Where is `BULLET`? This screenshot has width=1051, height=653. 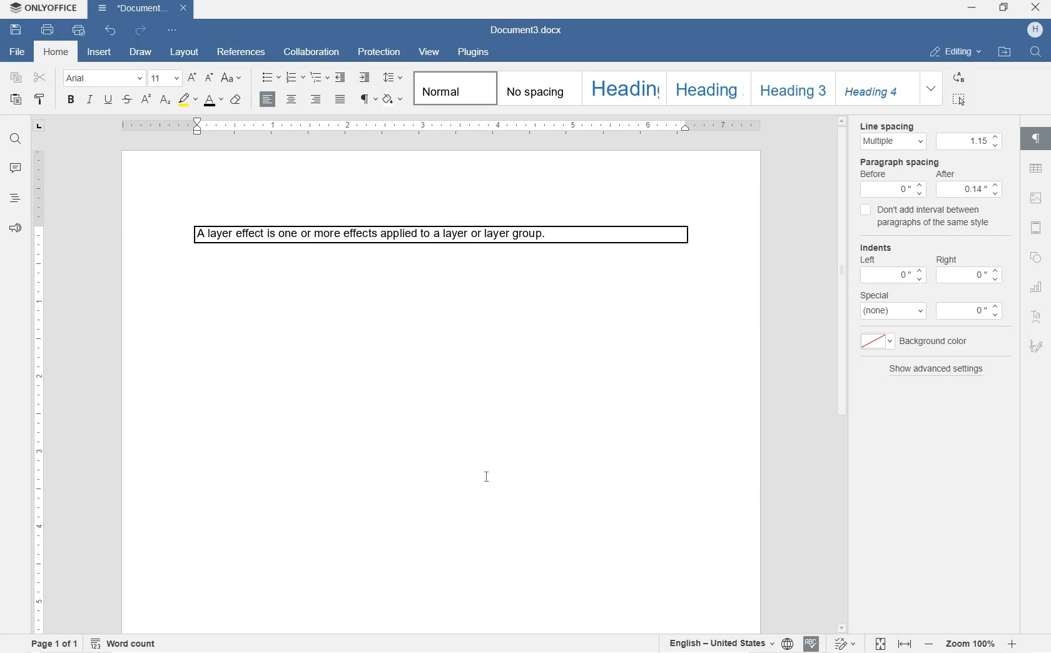
BULLET is located at coordinates (270, 78).